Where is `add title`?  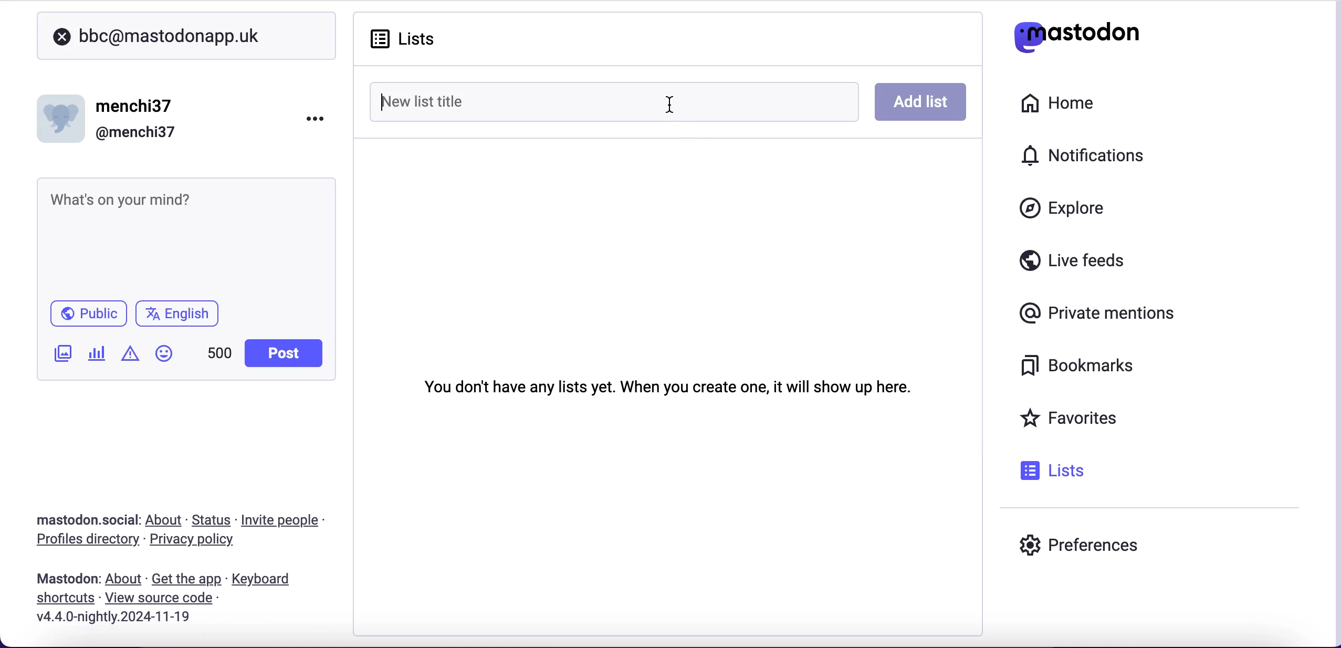 add title is located at coordinates (922, 102).